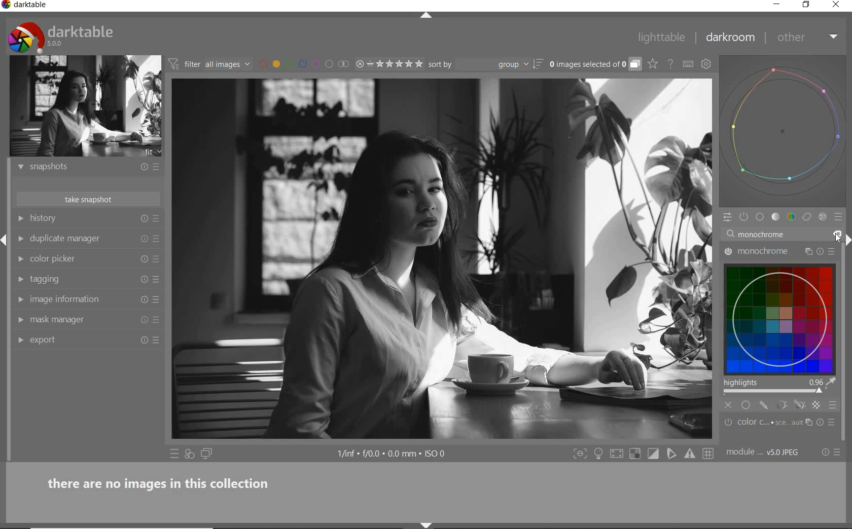  What do you see at coordinates (662, 39) in the screenshot?
I see `lighttable` at bounding box center [662, 39].